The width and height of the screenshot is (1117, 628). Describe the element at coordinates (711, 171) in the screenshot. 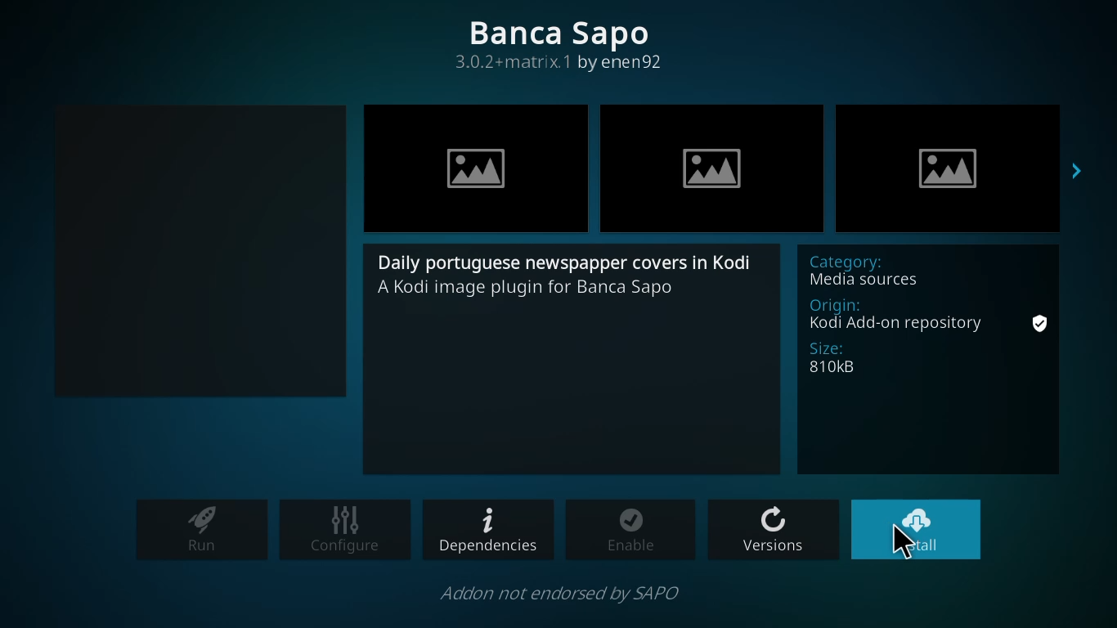

I see `image` at that location.